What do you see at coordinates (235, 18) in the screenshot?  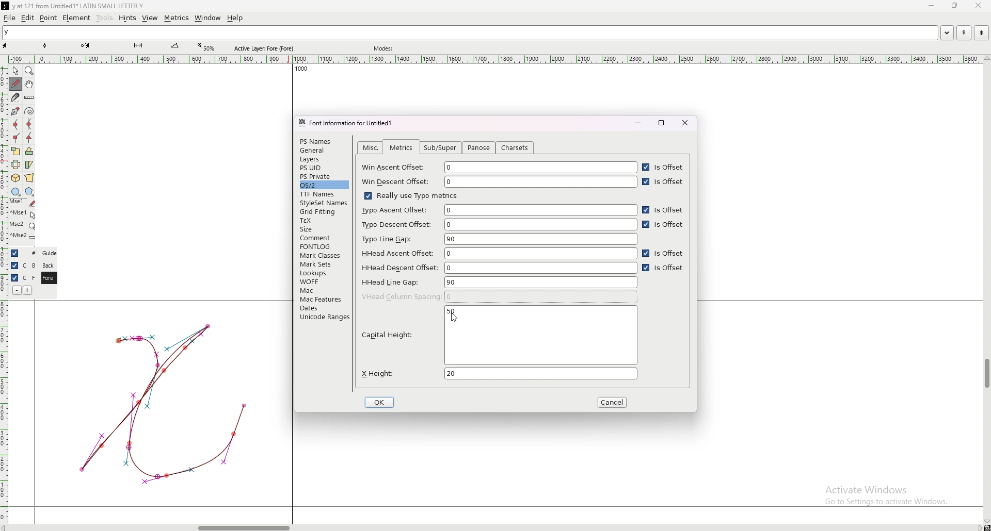 I see `help` at bounding box center [235, 18].